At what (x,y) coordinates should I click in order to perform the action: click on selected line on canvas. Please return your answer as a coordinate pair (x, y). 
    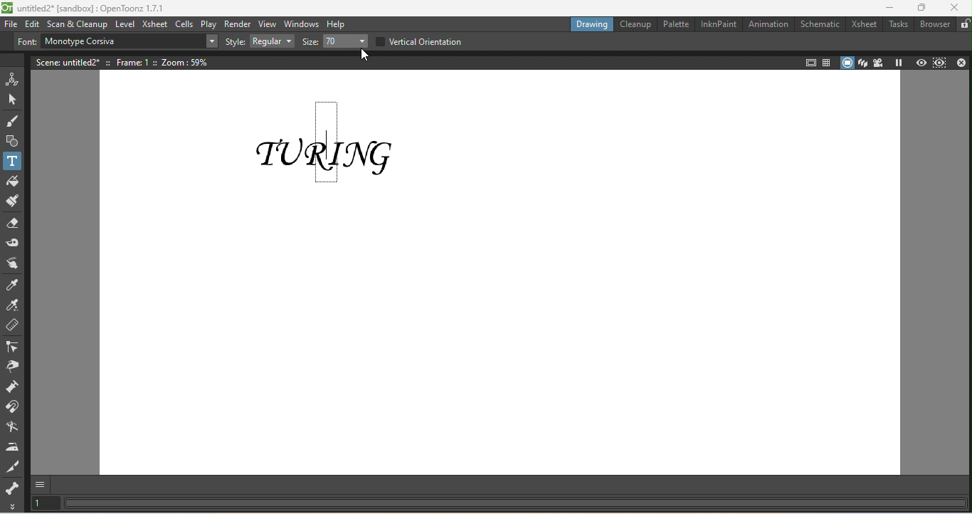
    Looking at the image, I should click on (327, 141).